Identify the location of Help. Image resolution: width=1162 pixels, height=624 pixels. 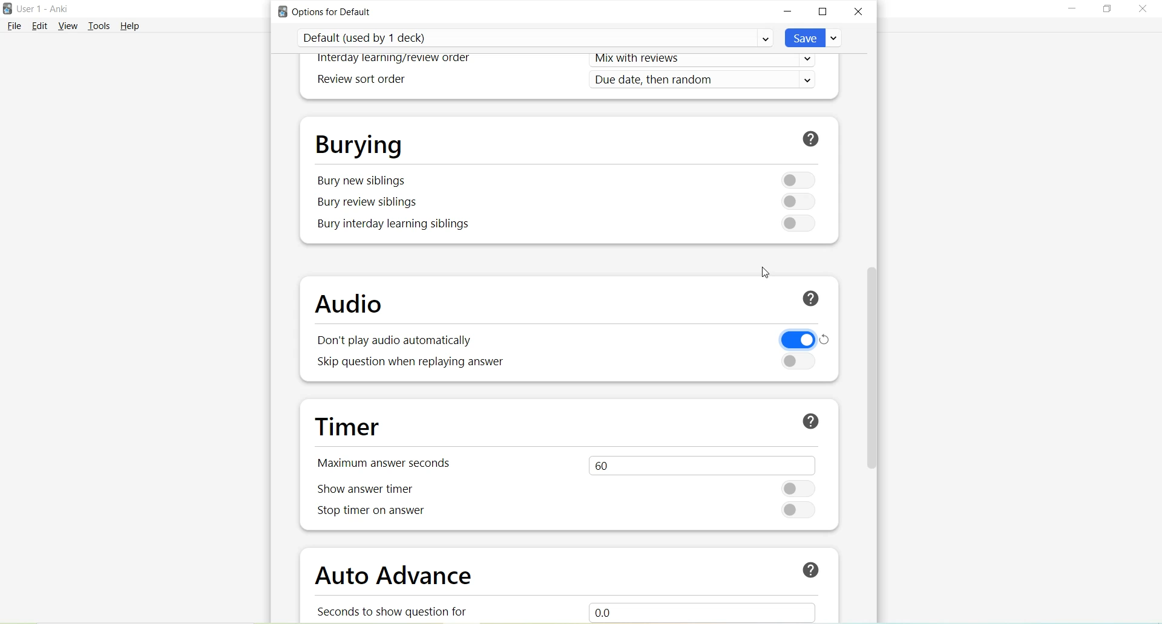
(130, 25).